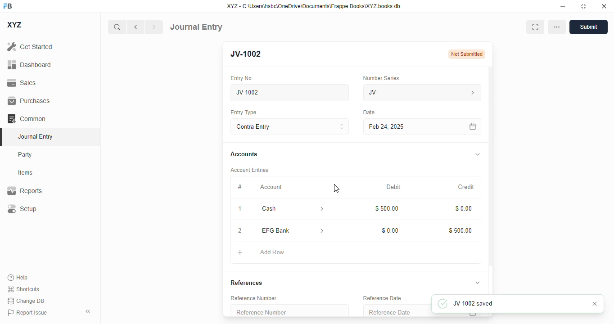 The width and height of the screenshot is (614, 324). What do you see at coordinates (505, 303) in the screenshot?
I see `JV-1002 saved` at bounding box center [505, 303].